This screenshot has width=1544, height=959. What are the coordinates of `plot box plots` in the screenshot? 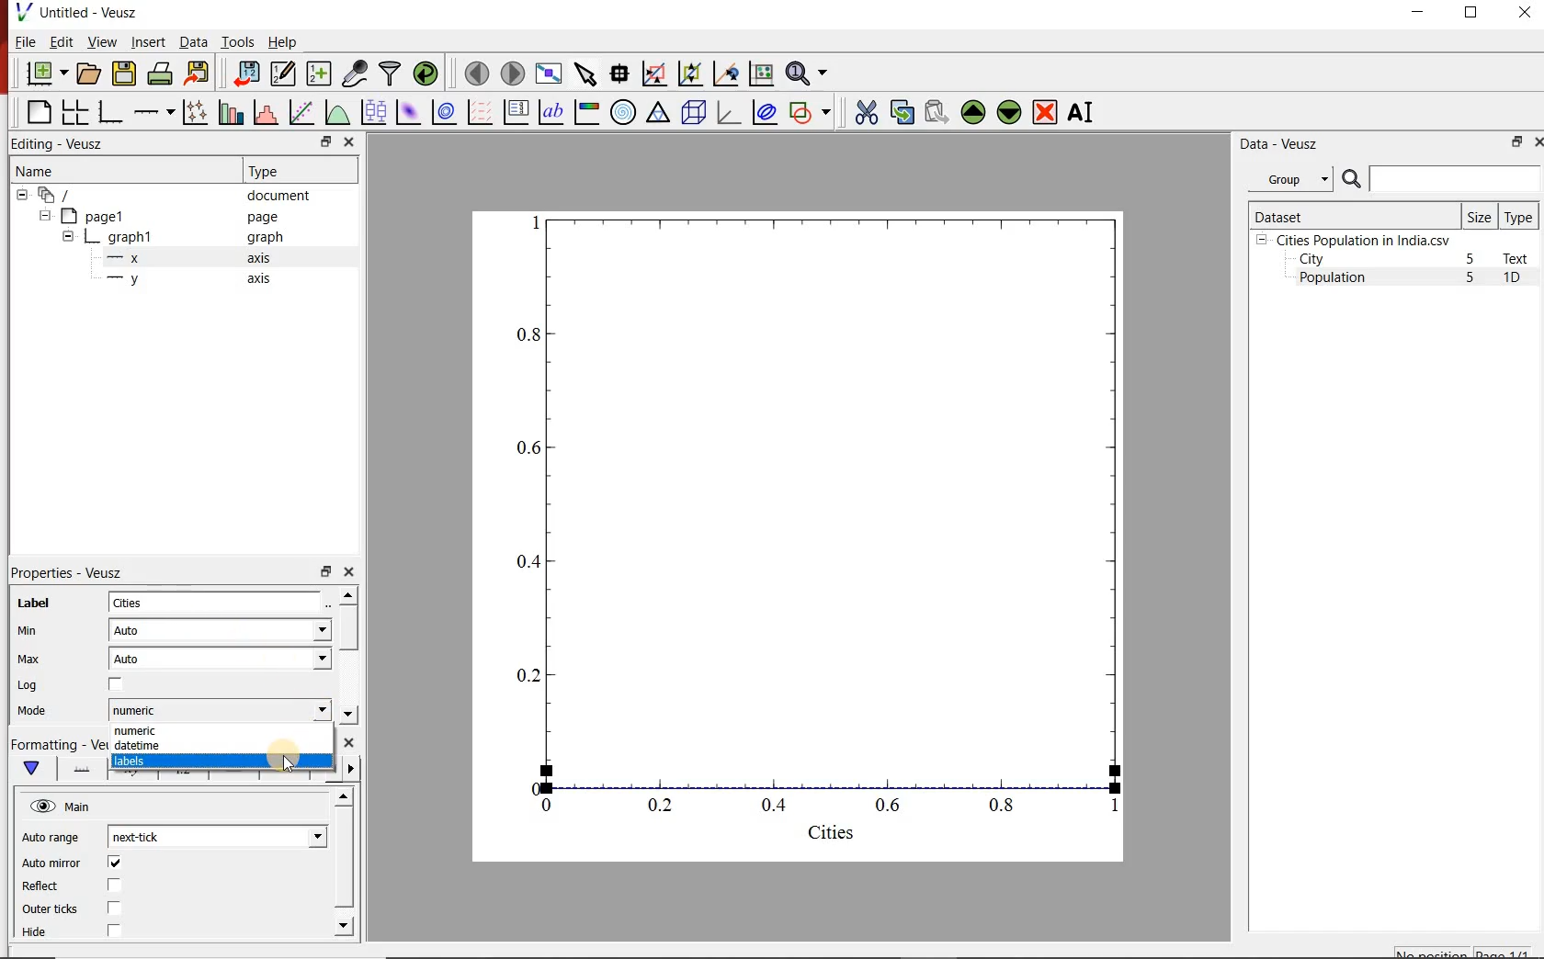 It's located at (372, 111).